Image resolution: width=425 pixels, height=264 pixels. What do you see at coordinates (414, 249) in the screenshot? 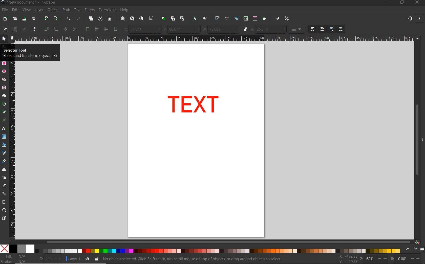
I see `select color palette` at bounding box center [414, 249].